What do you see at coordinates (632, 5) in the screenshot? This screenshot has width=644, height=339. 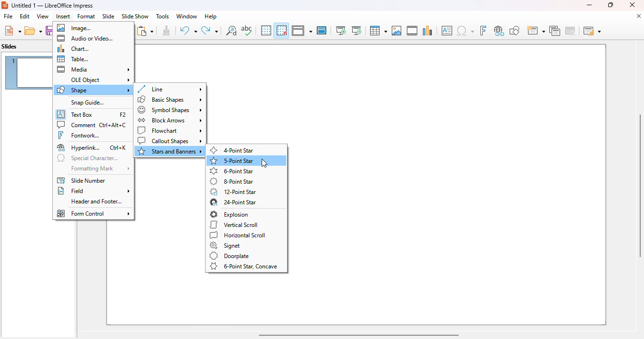 I see `close` at bounding box center [632, 5].